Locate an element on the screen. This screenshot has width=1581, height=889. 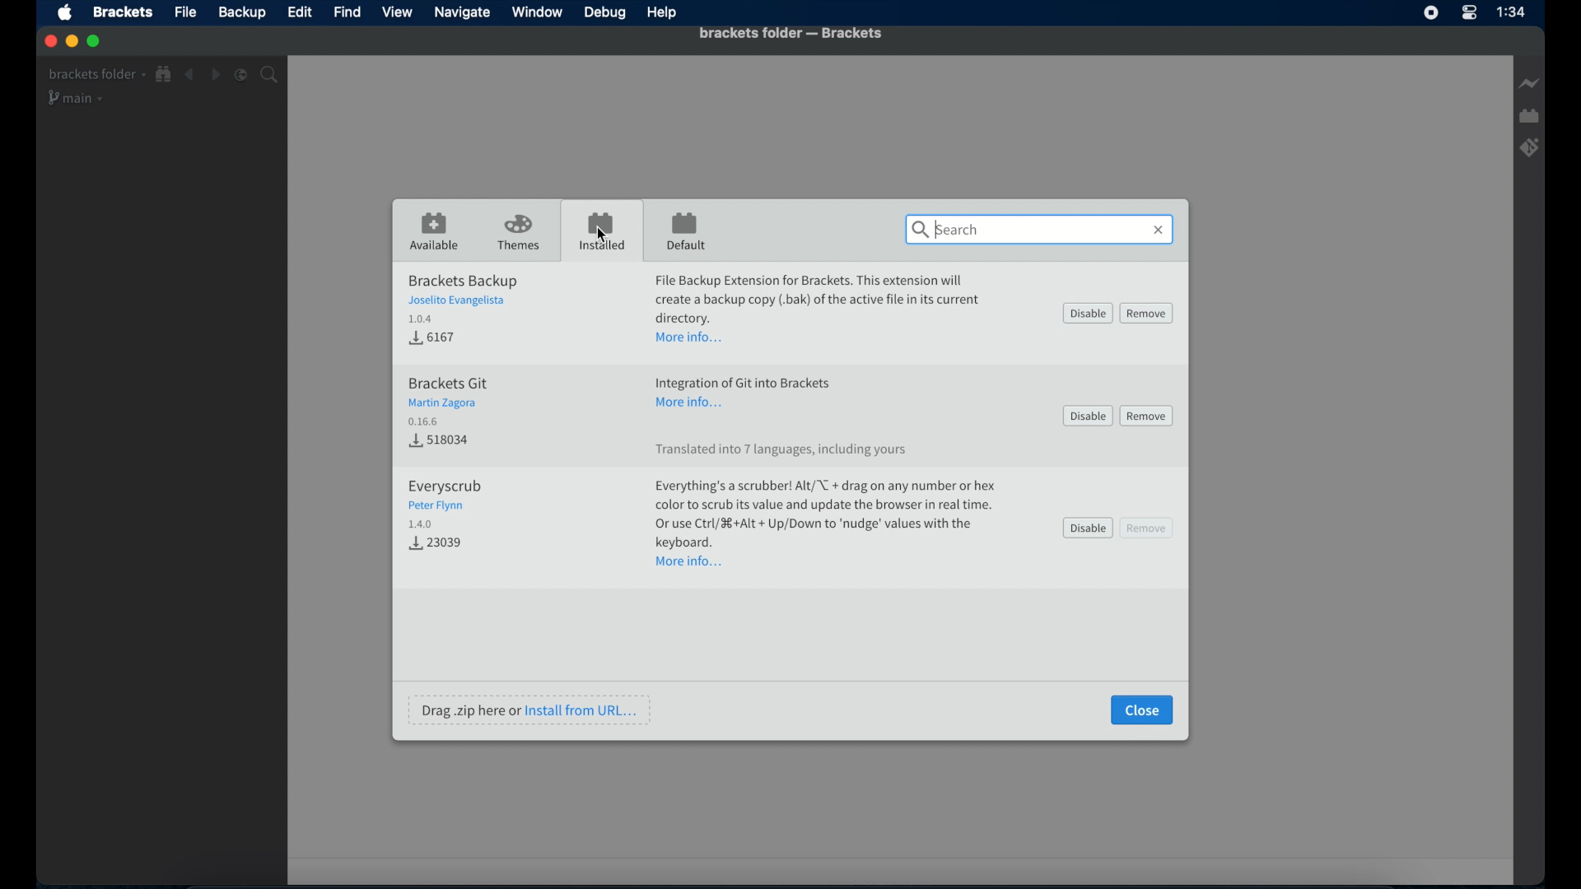
remove is located at coordinates (1146, 417).